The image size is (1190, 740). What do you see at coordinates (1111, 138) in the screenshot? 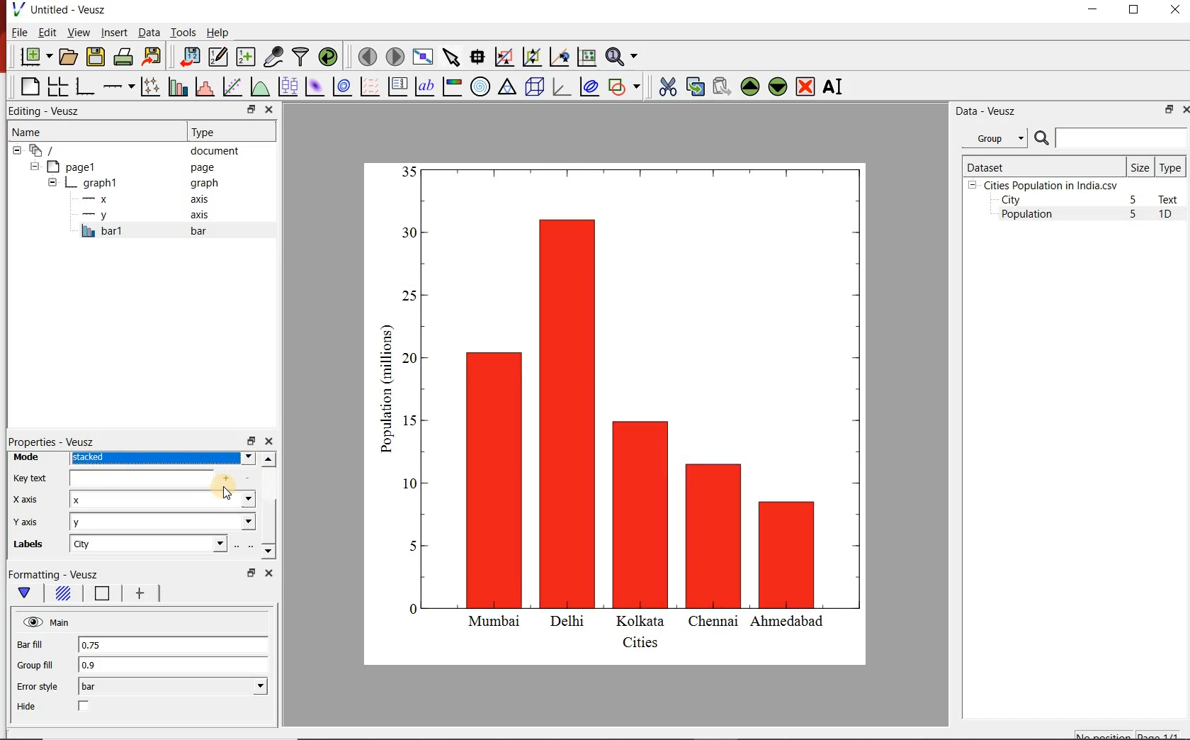
I see `search dataset` at bounding box center [1111, 138].